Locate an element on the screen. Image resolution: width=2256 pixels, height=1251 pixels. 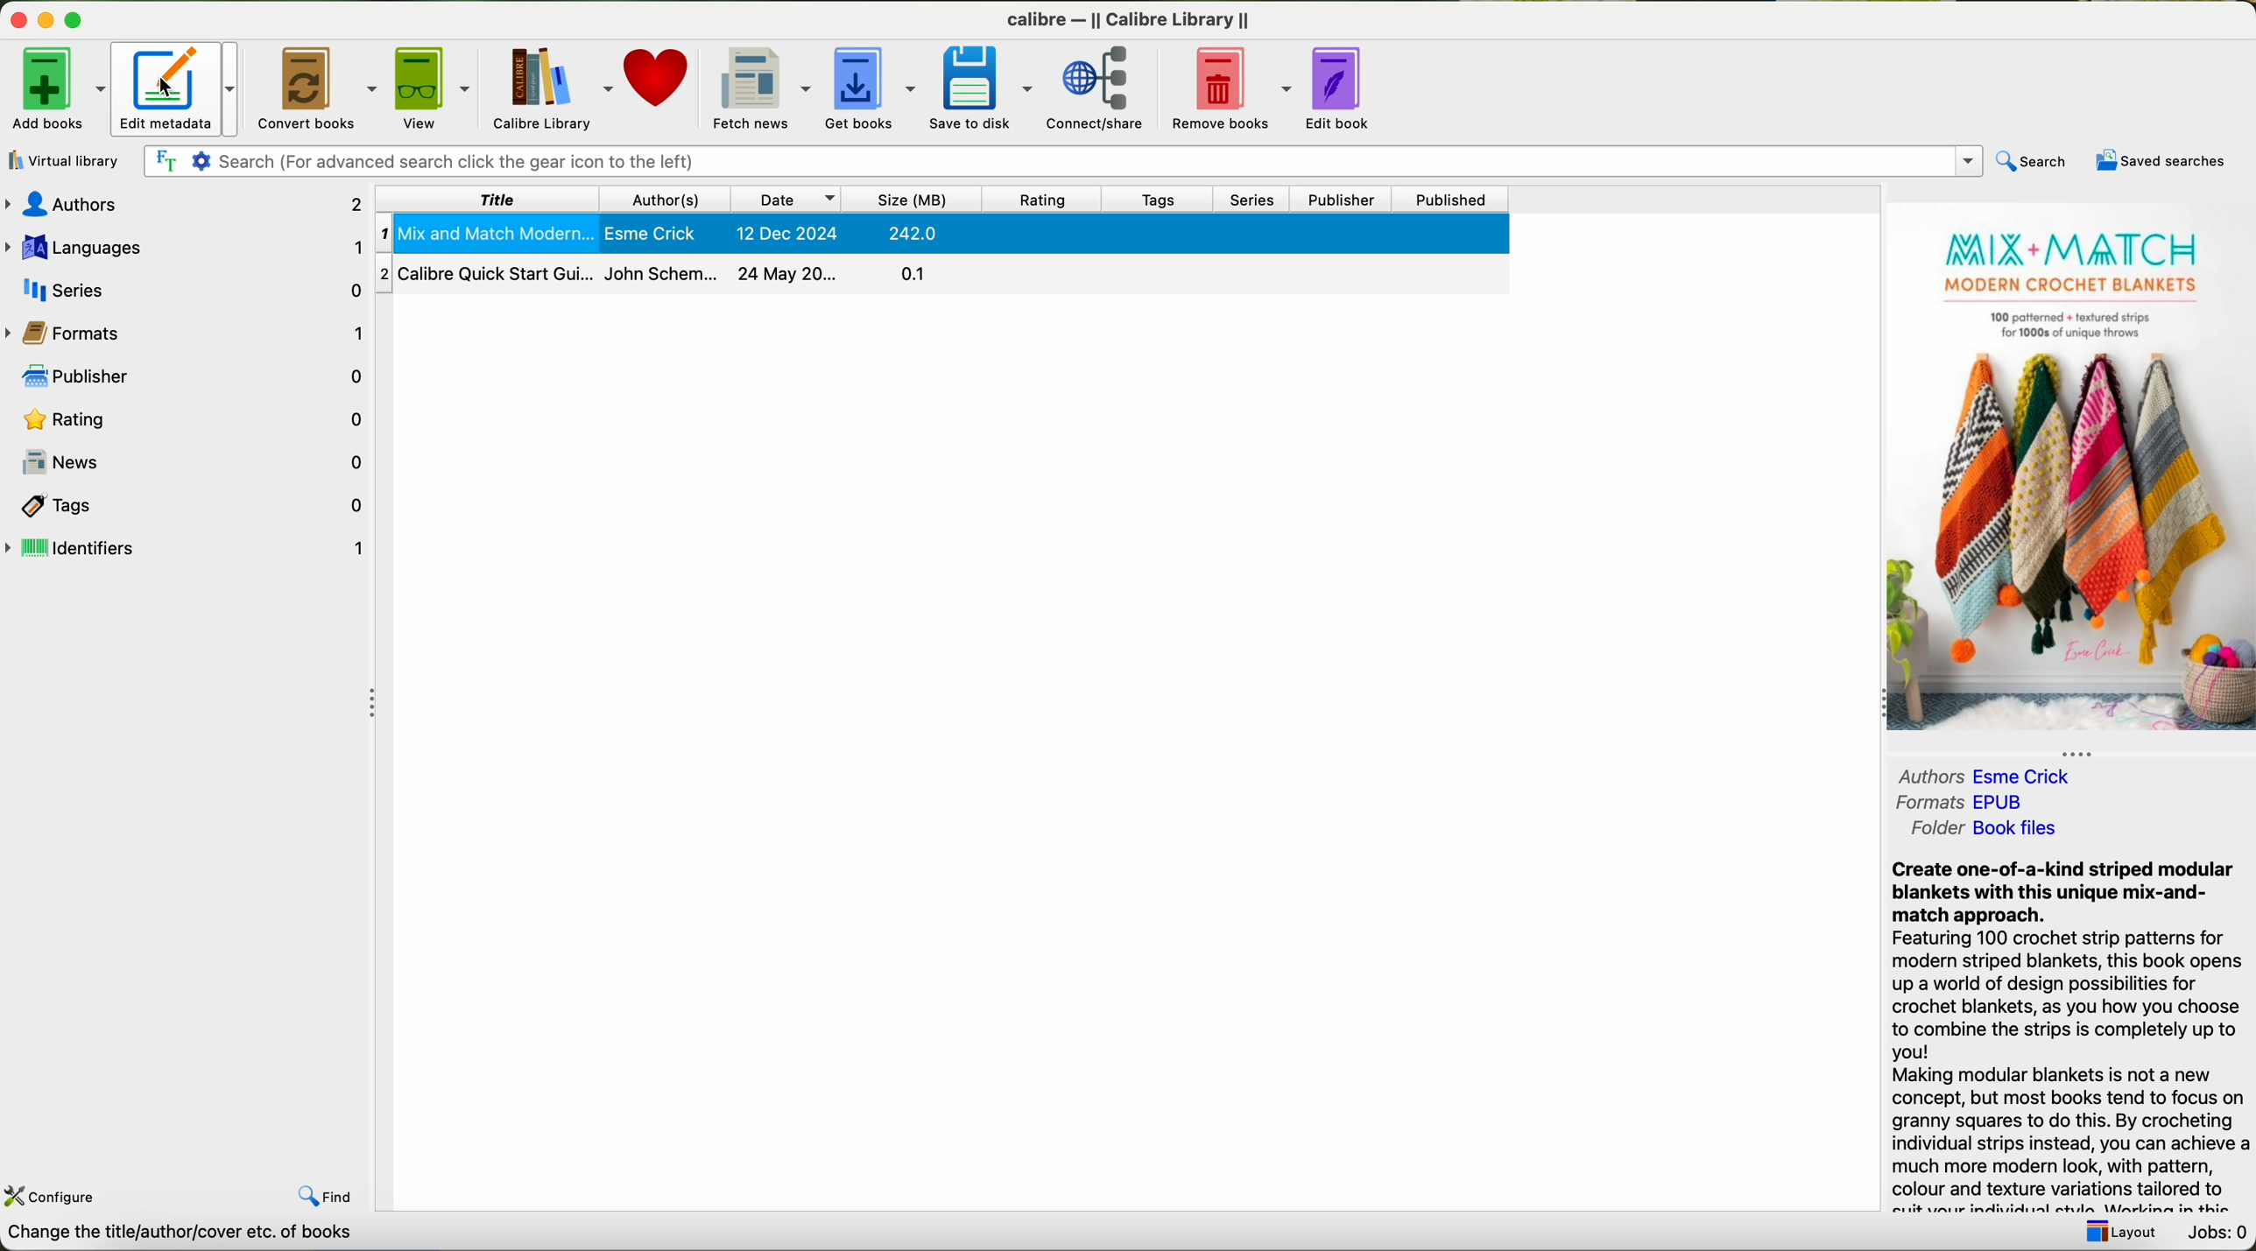
search is located at coordinates (2030, 161).